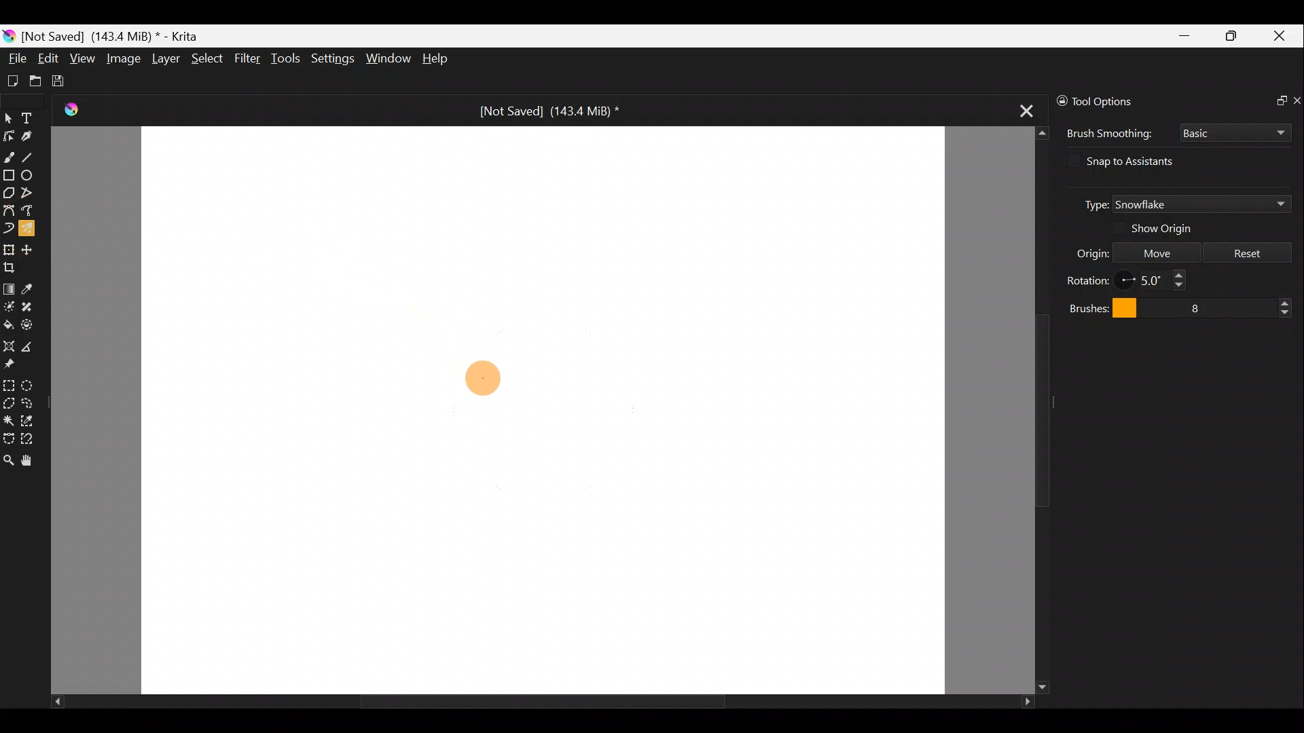 This screenshot has height=733, width=1304. I want to click on File, so click(13, 60).